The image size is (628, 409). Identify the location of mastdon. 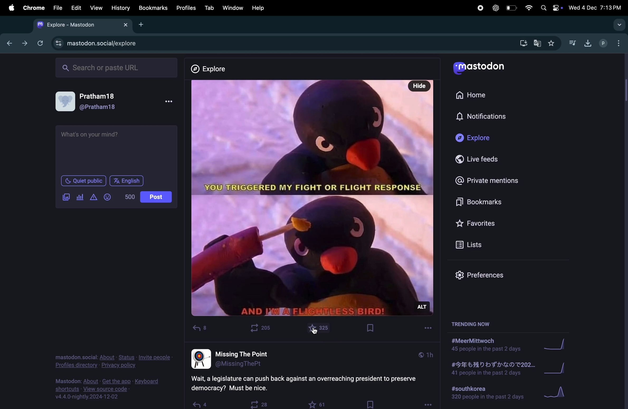
(96, 43).